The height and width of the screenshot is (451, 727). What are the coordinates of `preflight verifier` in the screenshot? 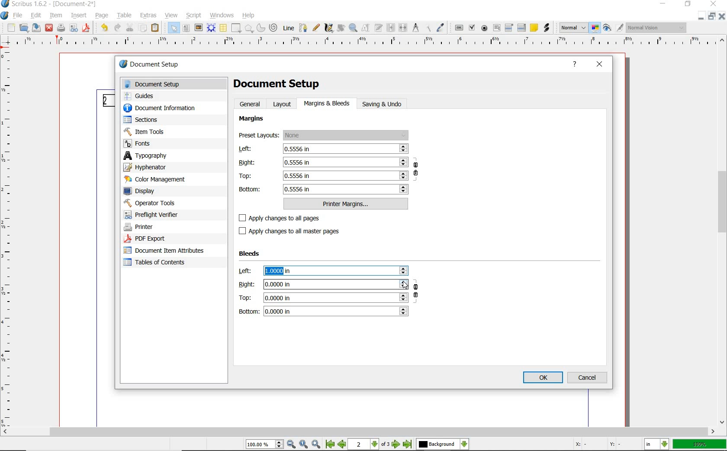 It's located at (74, 28).